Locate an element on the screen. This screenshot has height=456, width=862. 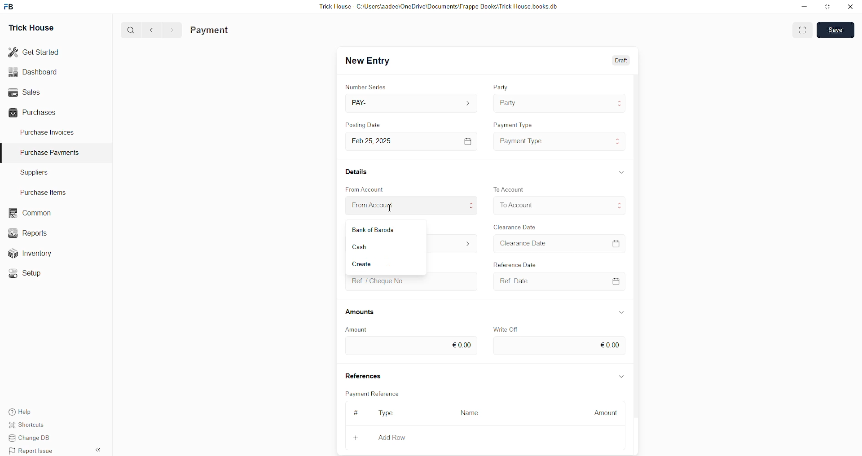
Payment Reference is located at coordinates (377, 393).